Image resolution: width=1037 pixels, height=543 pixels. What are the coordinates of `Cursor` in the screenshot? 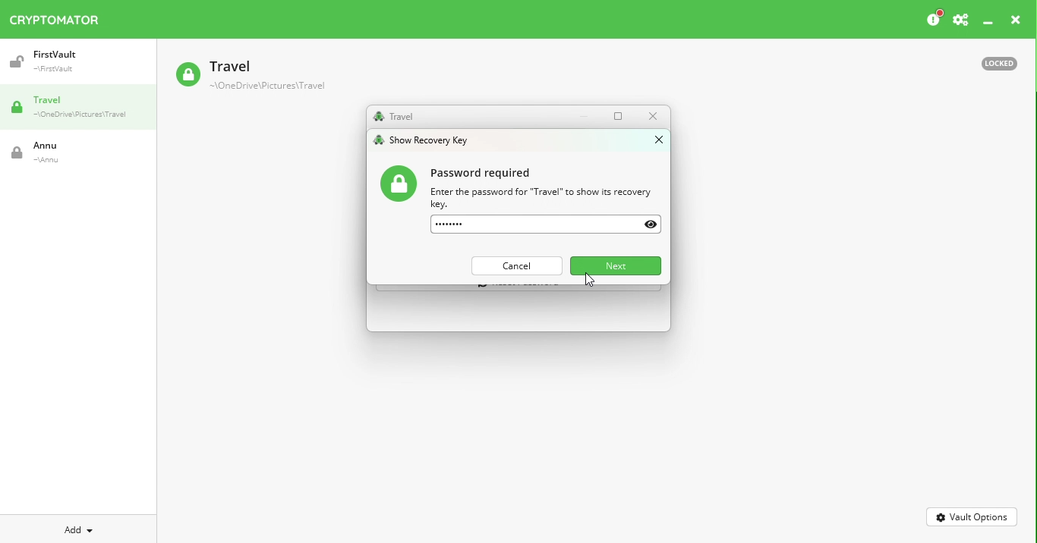 It's located at (592, 281).